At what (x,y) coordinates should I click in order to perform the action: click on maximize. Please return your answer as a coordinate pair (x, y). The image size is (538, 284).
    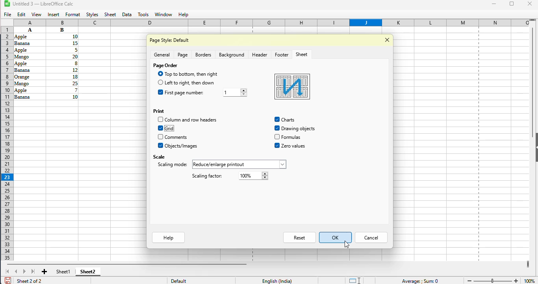
    Looking at the image, I should click on (512, 4).